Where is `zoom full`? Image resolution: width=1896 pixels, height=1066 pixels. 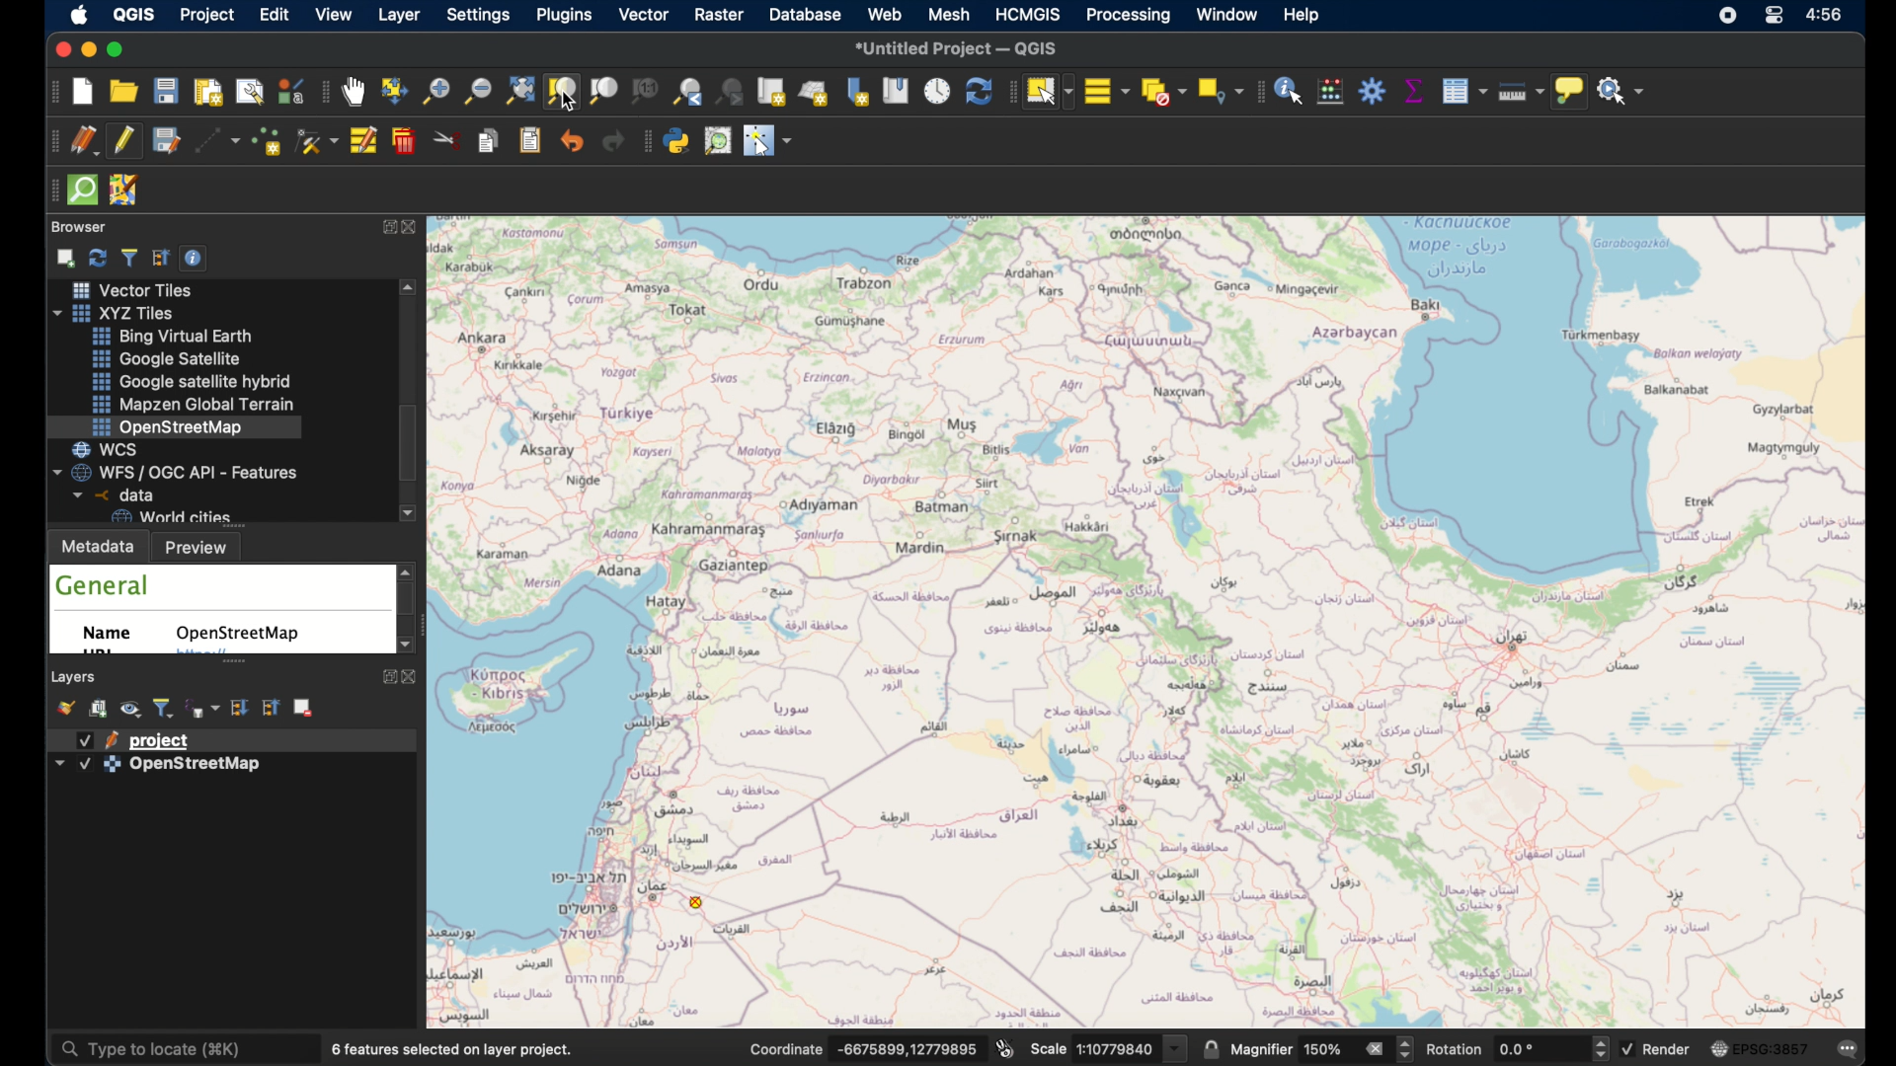
zoom full is located at coordinates (518, 90).